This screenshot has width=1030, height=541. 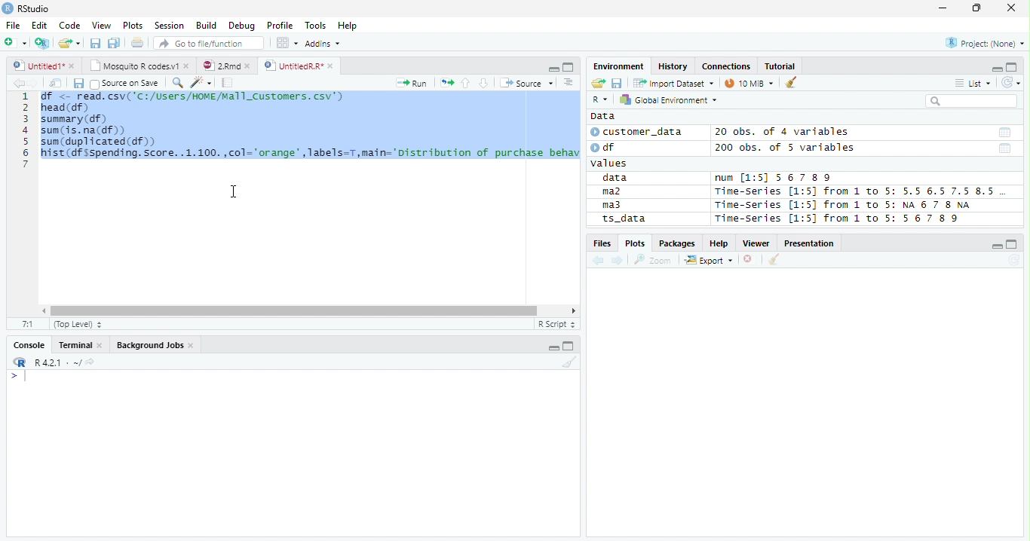 What do you see at coordinates (1014, 261) in the screenshot?
I see `Refresh` at bounding box center [1014, 261].